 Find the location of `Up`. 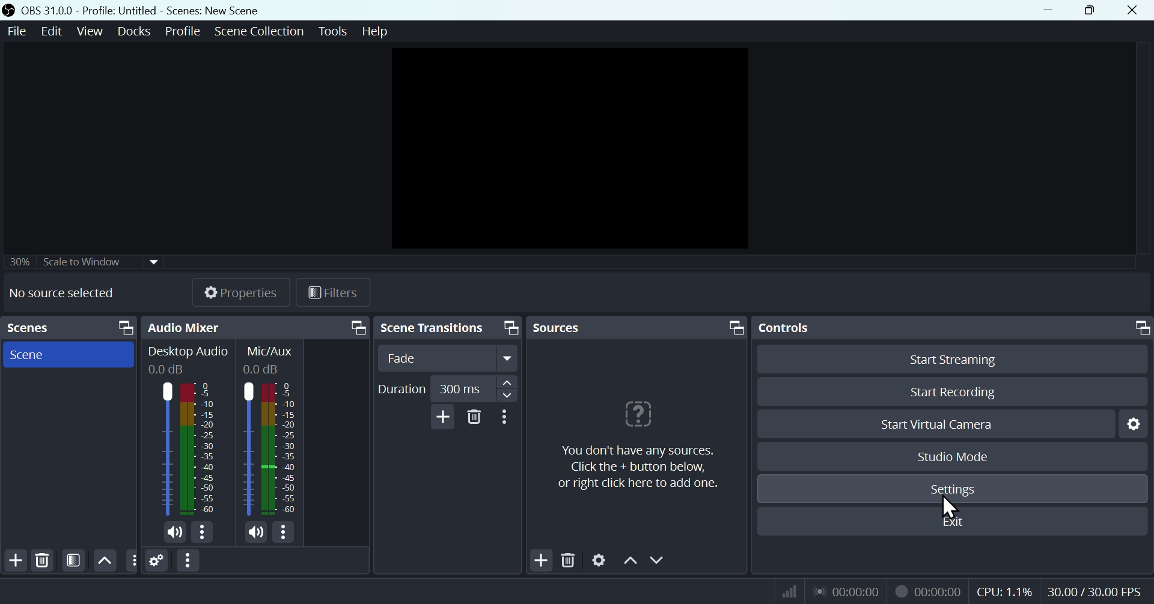

Up is located at coordinates (627, 561).